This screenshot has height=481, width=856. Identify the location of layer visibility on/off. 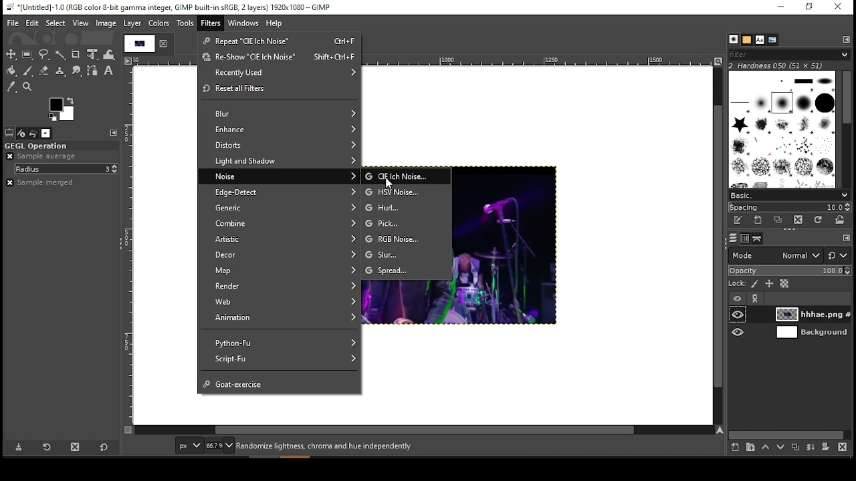
(739, 315).